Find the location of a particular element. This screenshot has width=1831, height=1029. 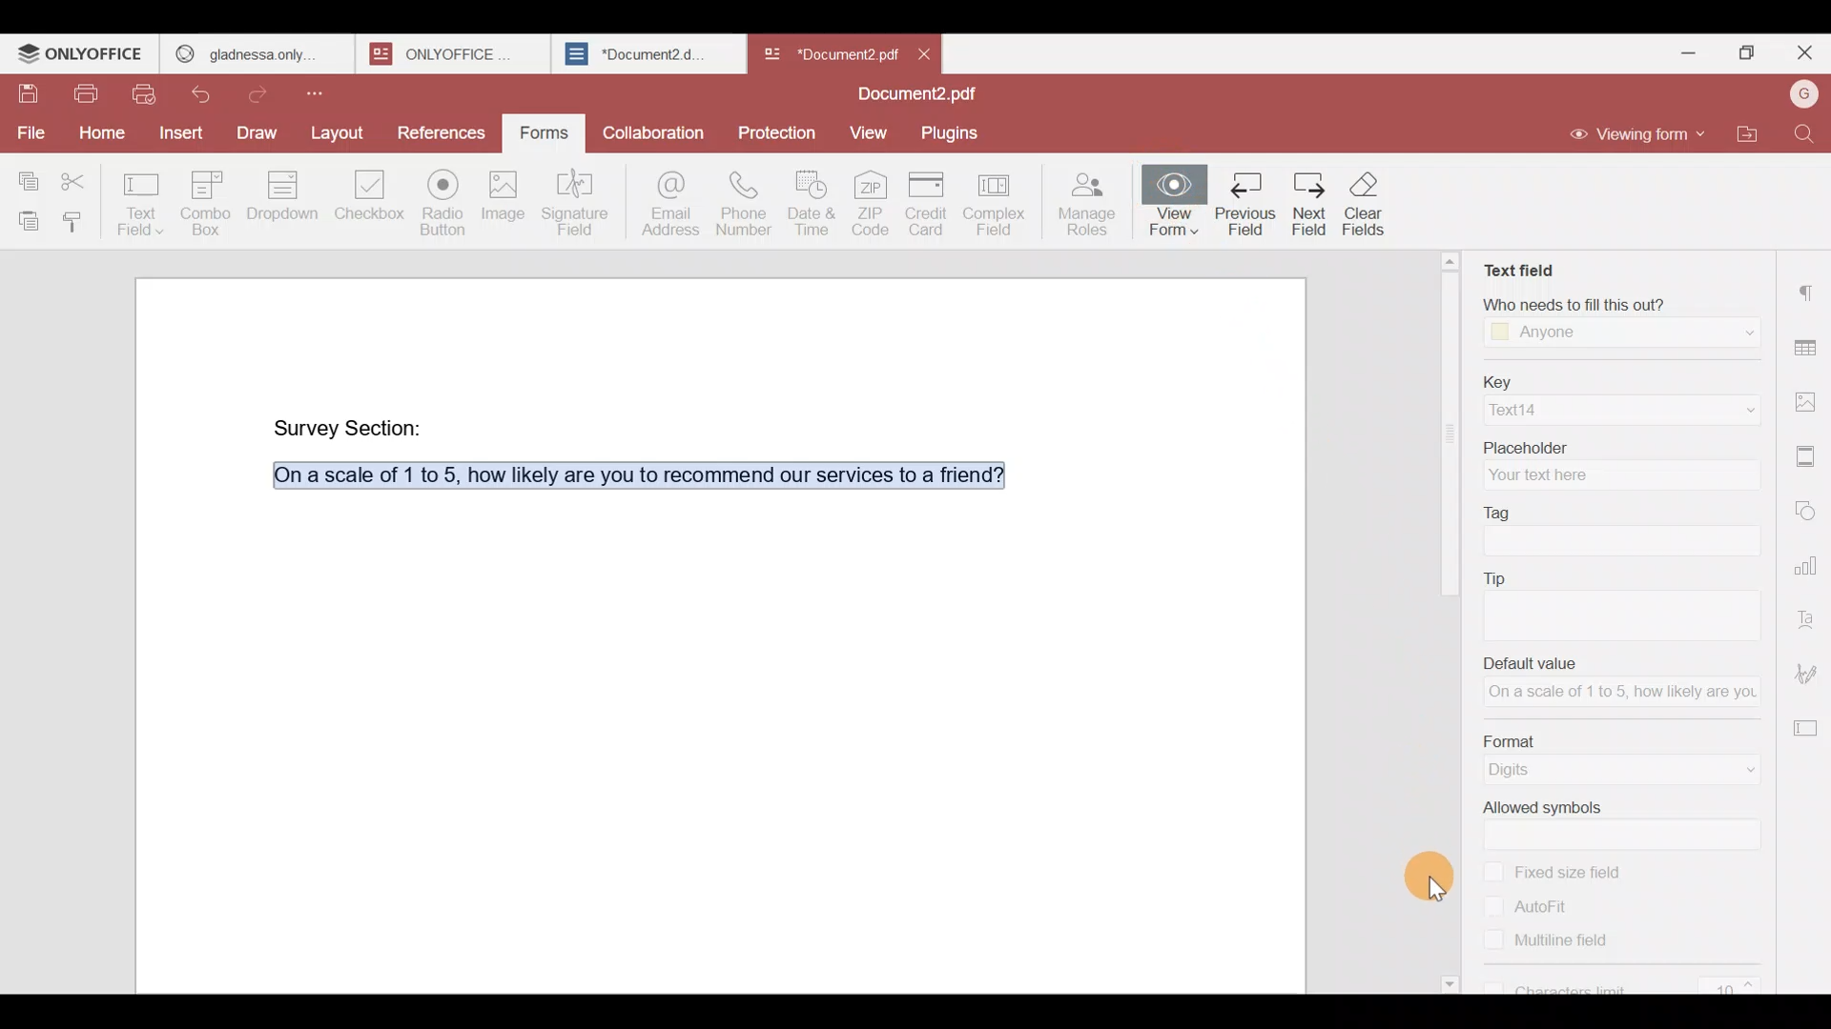

Document2.pdf is located at coordinates (911, 95).